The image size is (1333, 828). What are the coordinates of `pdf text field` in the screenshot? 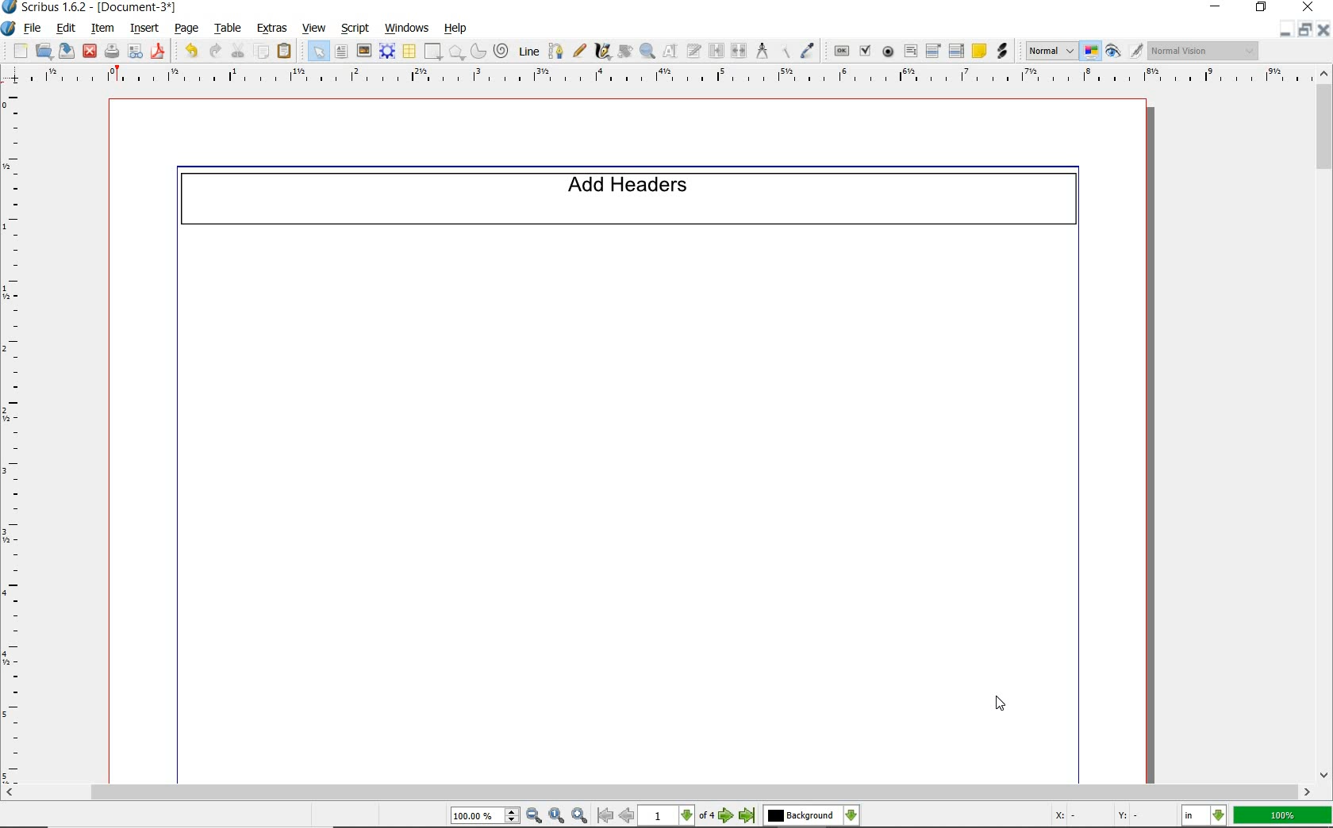 It's located at (911, 51).